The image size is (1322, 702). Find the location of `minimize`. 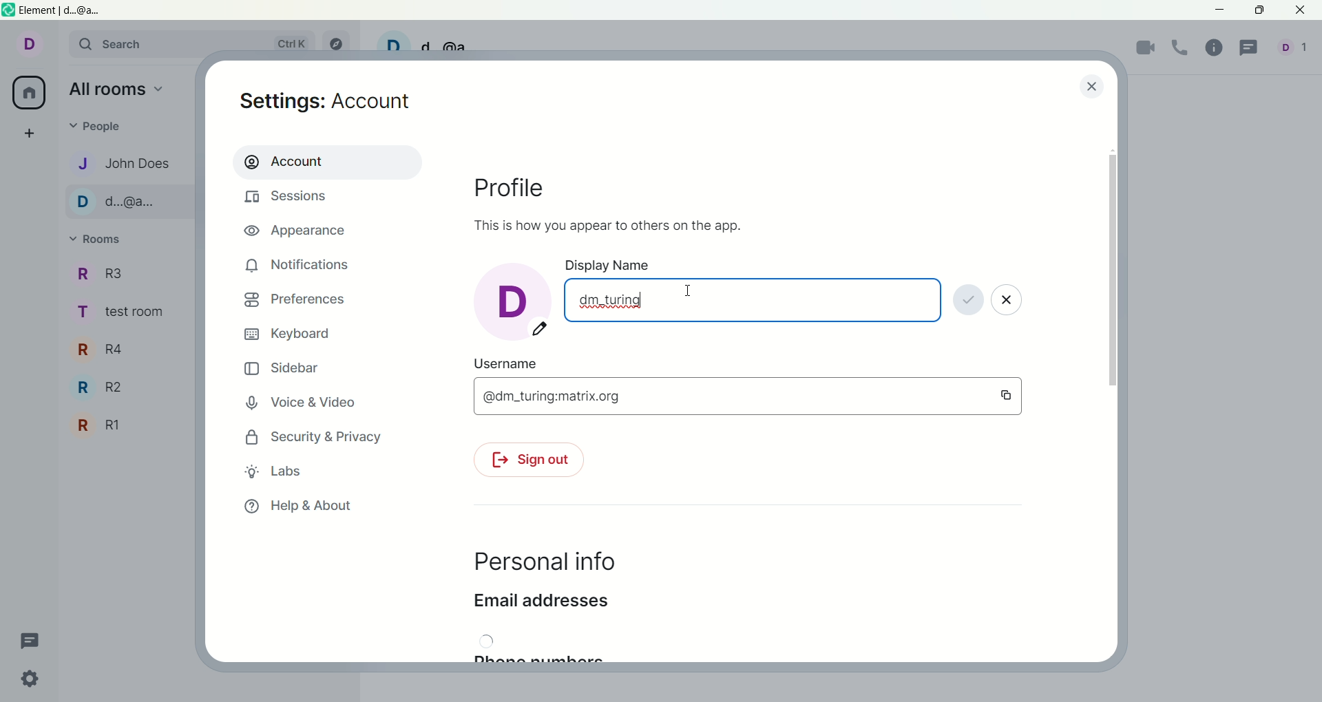

minimize is located at coordinates (1221, 12).